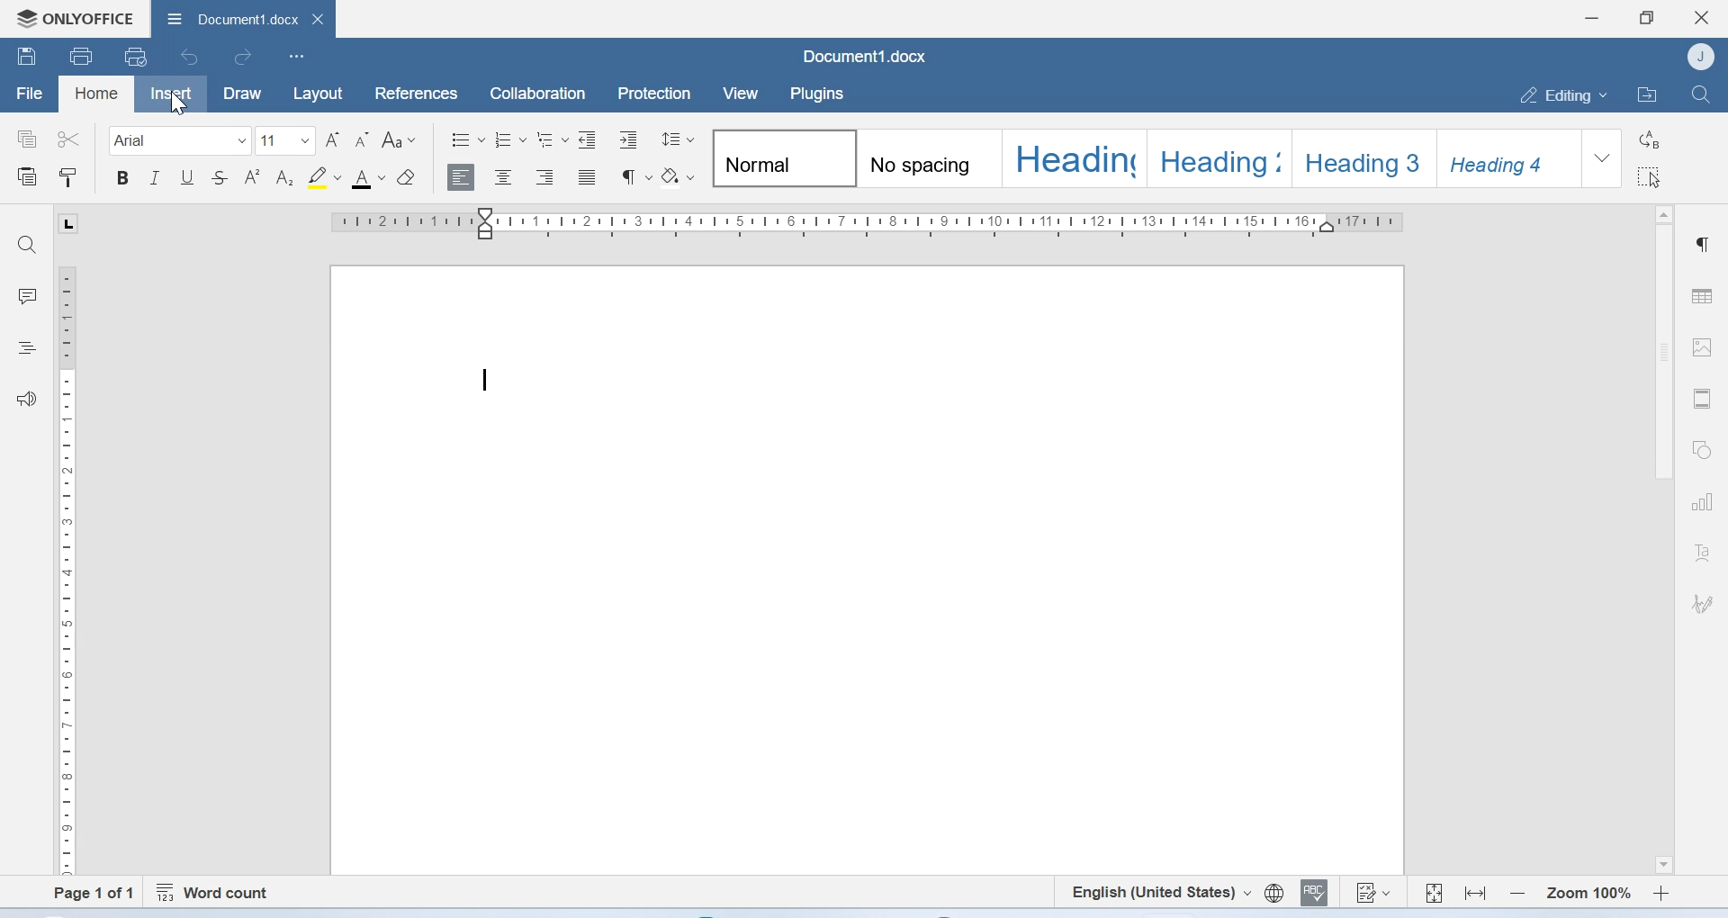  Describe the element at coordinates (251, 181) in the screenshot. I see `Superscript` at that location.